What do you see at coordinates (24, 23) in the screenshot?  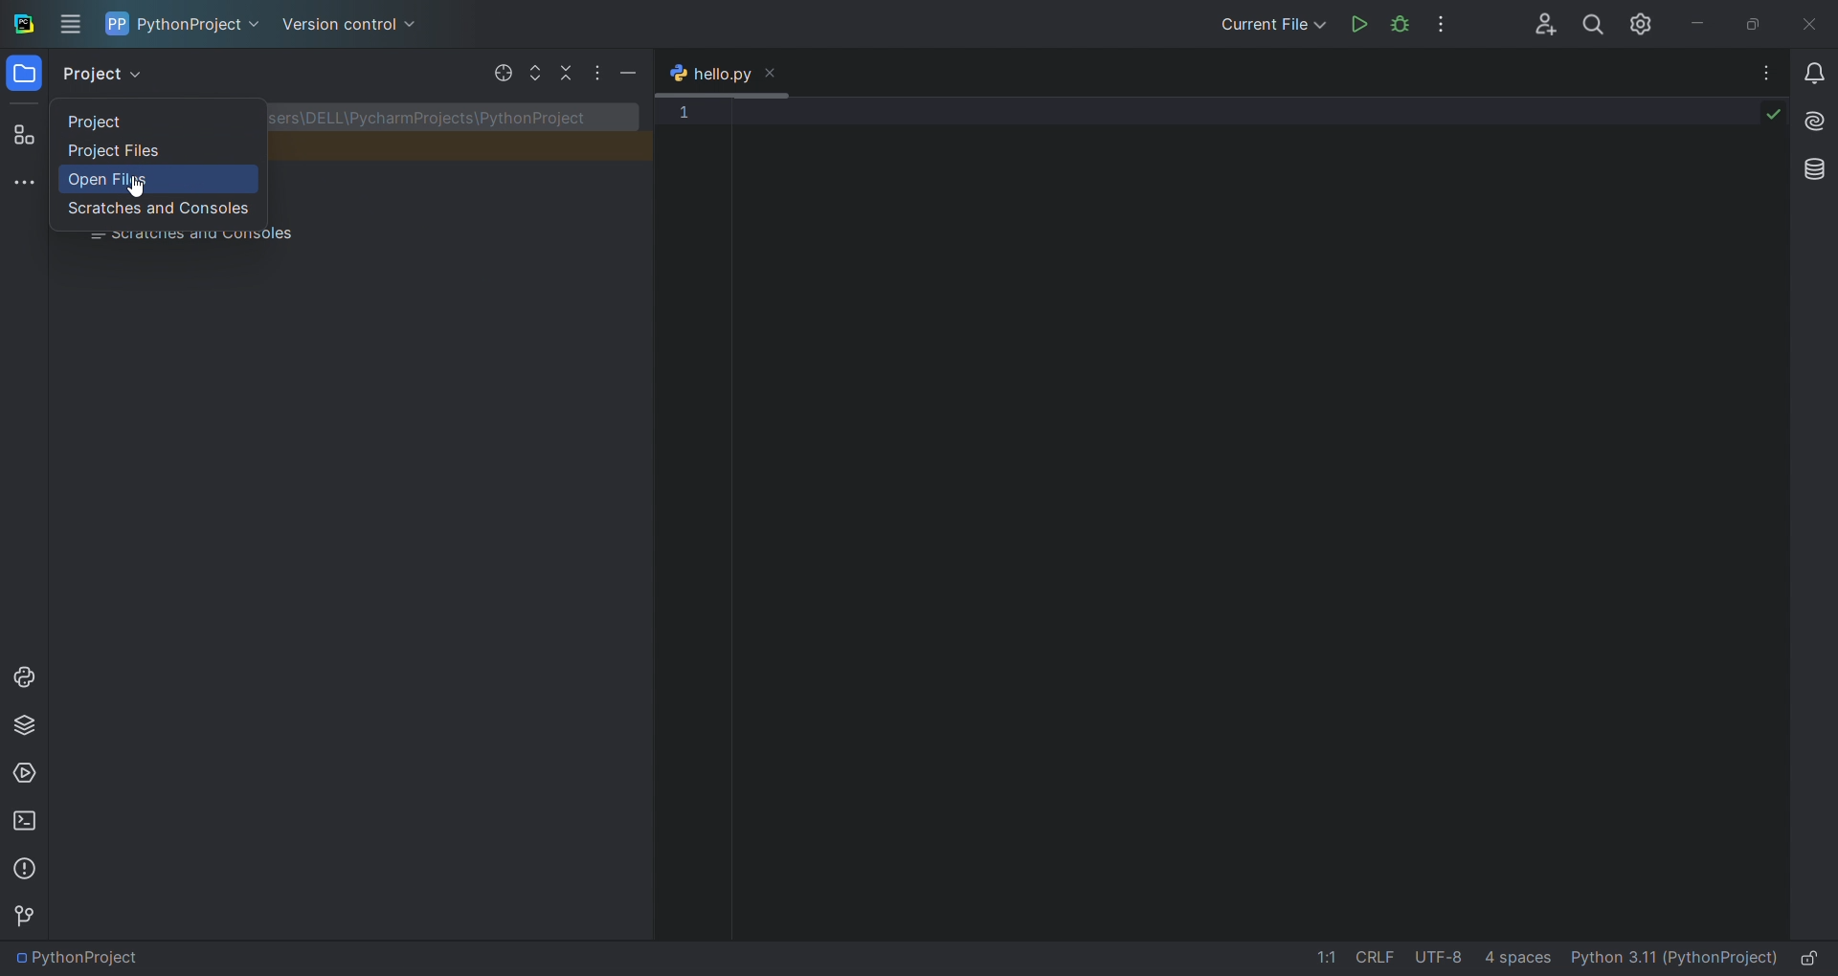 I see `logo` at bounding box center [24, 23].